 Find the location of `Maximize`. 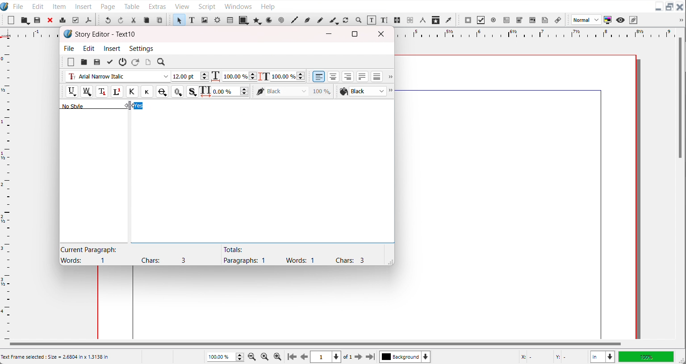

Maximize is located at coordinates (355, 33).